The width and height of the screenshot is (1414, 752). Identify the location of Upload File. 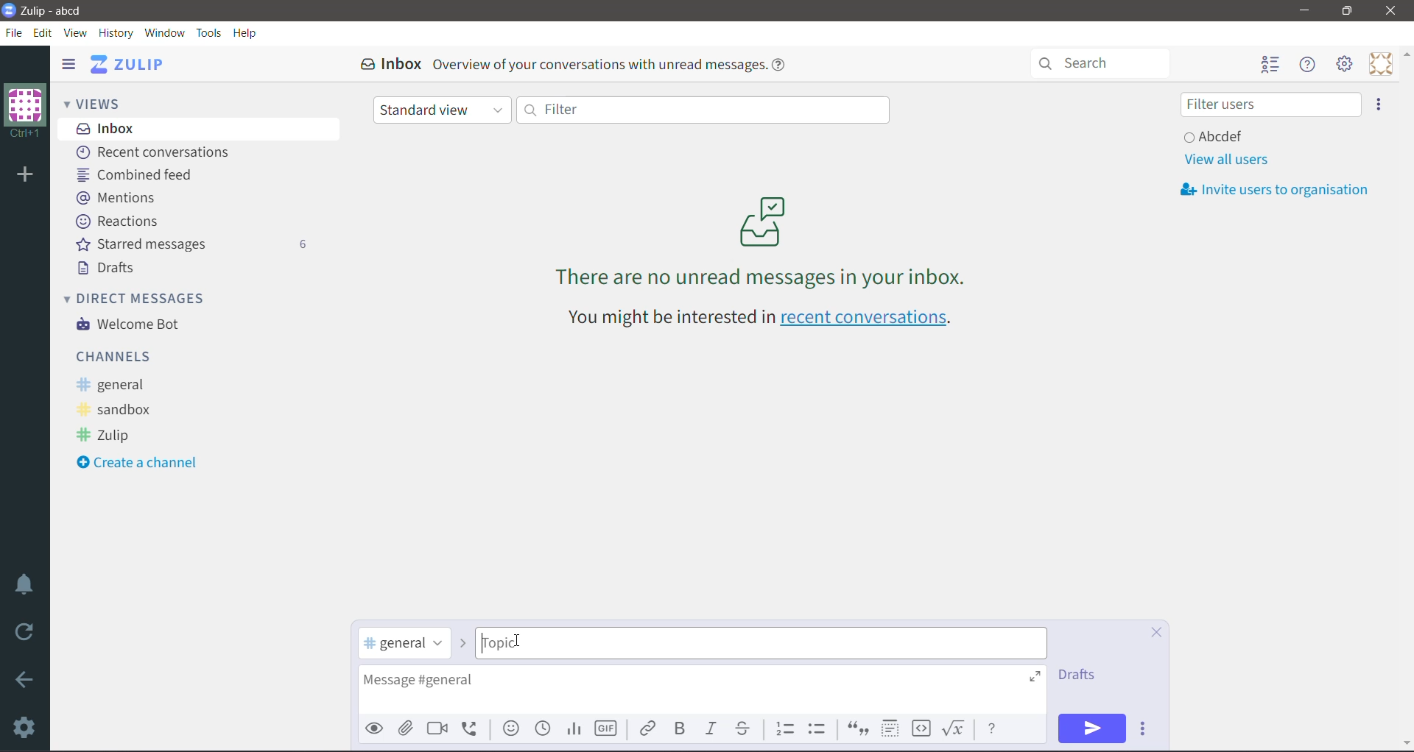
(406, 728).